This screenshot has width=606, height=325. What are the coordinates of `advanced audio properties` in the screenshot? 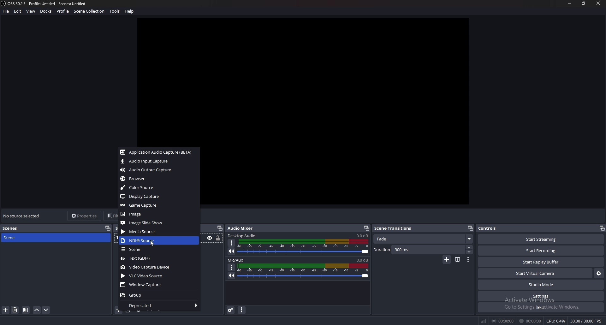 It's located at (231, 310).